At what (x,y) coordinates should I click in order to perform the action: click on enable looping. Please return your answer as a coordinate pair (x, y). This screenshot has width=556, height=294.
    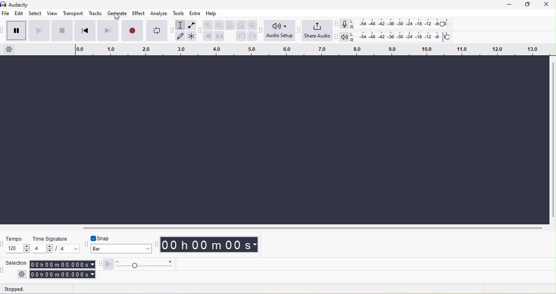
    Looking at the image, I should click on (157, 30).